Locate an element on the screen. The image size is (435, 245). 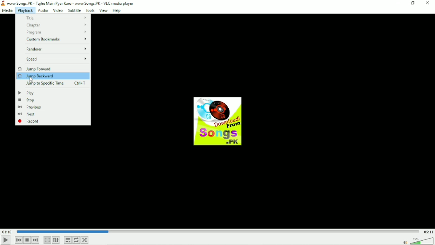
Title is located at coordinates (56, 18).